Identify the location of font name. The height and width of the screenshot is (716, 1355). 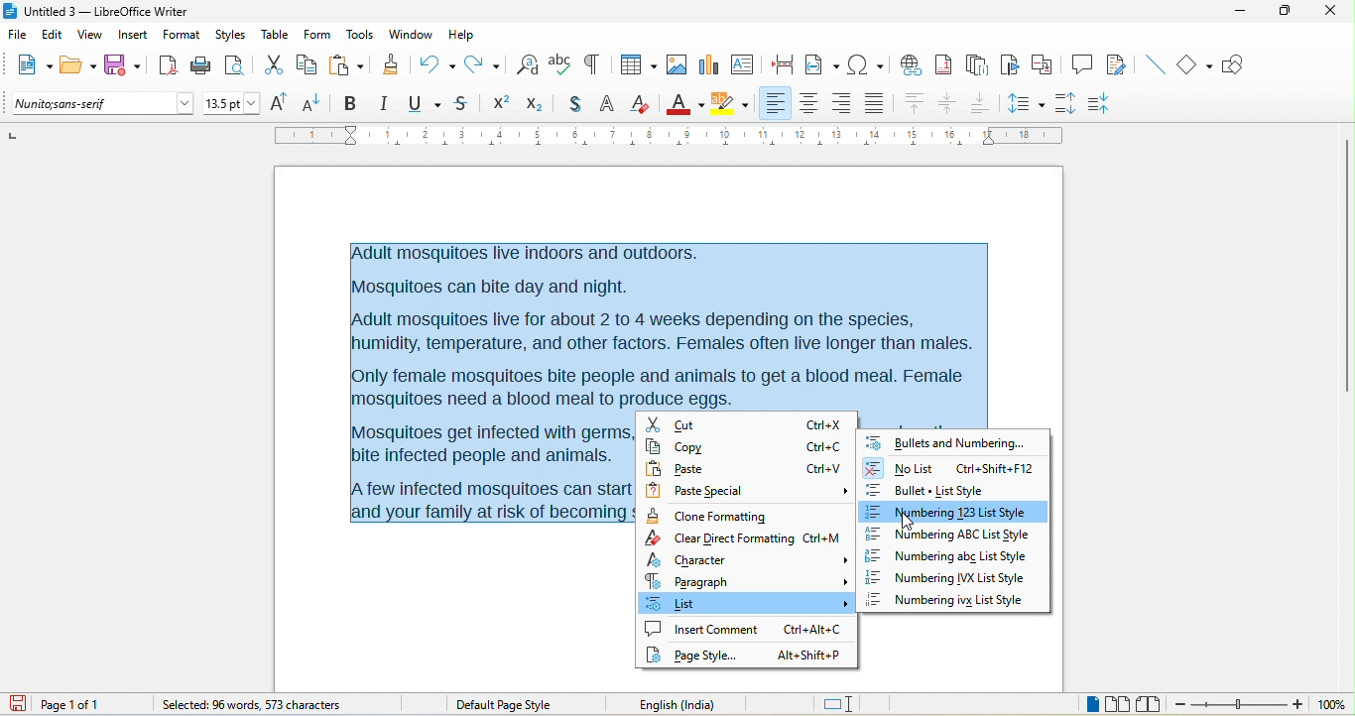
(102, 104).